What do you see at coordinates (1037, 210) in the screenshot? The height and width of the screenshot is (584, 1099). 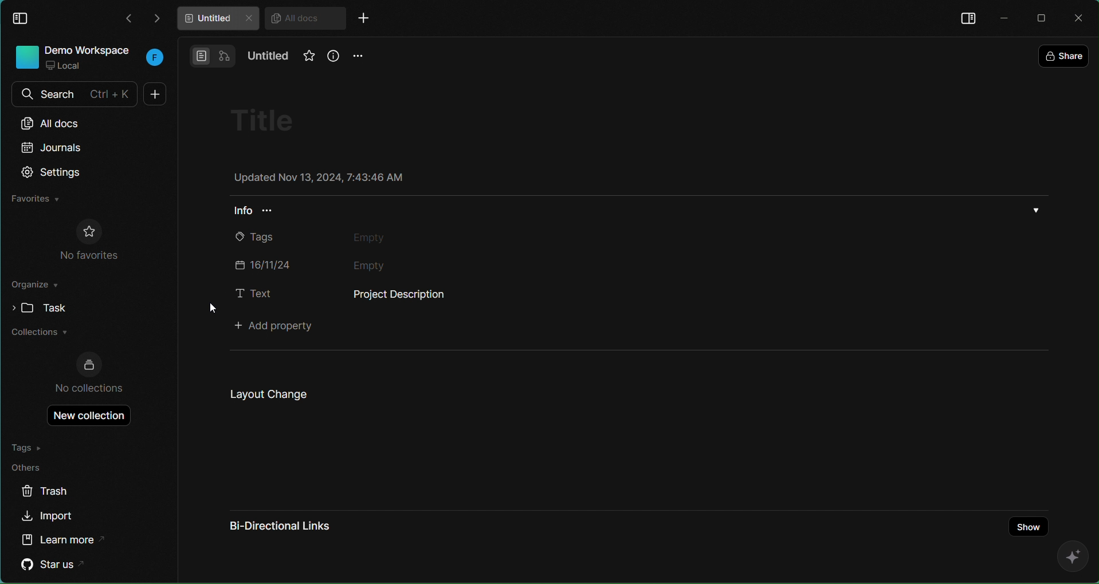 I see `Options` at bounding box center [1037, 210].